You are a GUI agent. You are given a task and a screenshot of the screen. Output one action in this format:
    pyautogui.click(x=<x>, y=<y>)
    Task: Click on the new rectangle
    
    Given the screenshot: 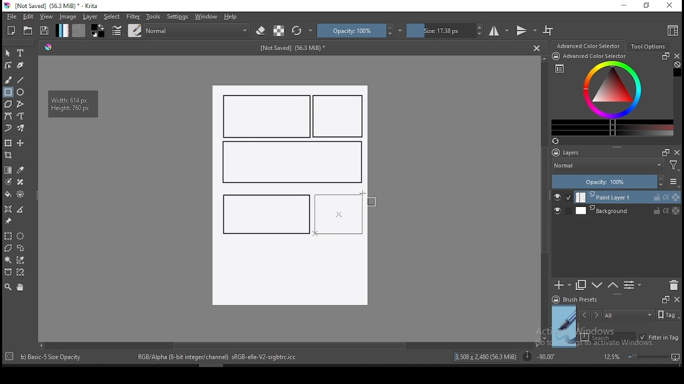 What is the action you would take?
    pyautogui.click(x=340, y=117)
    